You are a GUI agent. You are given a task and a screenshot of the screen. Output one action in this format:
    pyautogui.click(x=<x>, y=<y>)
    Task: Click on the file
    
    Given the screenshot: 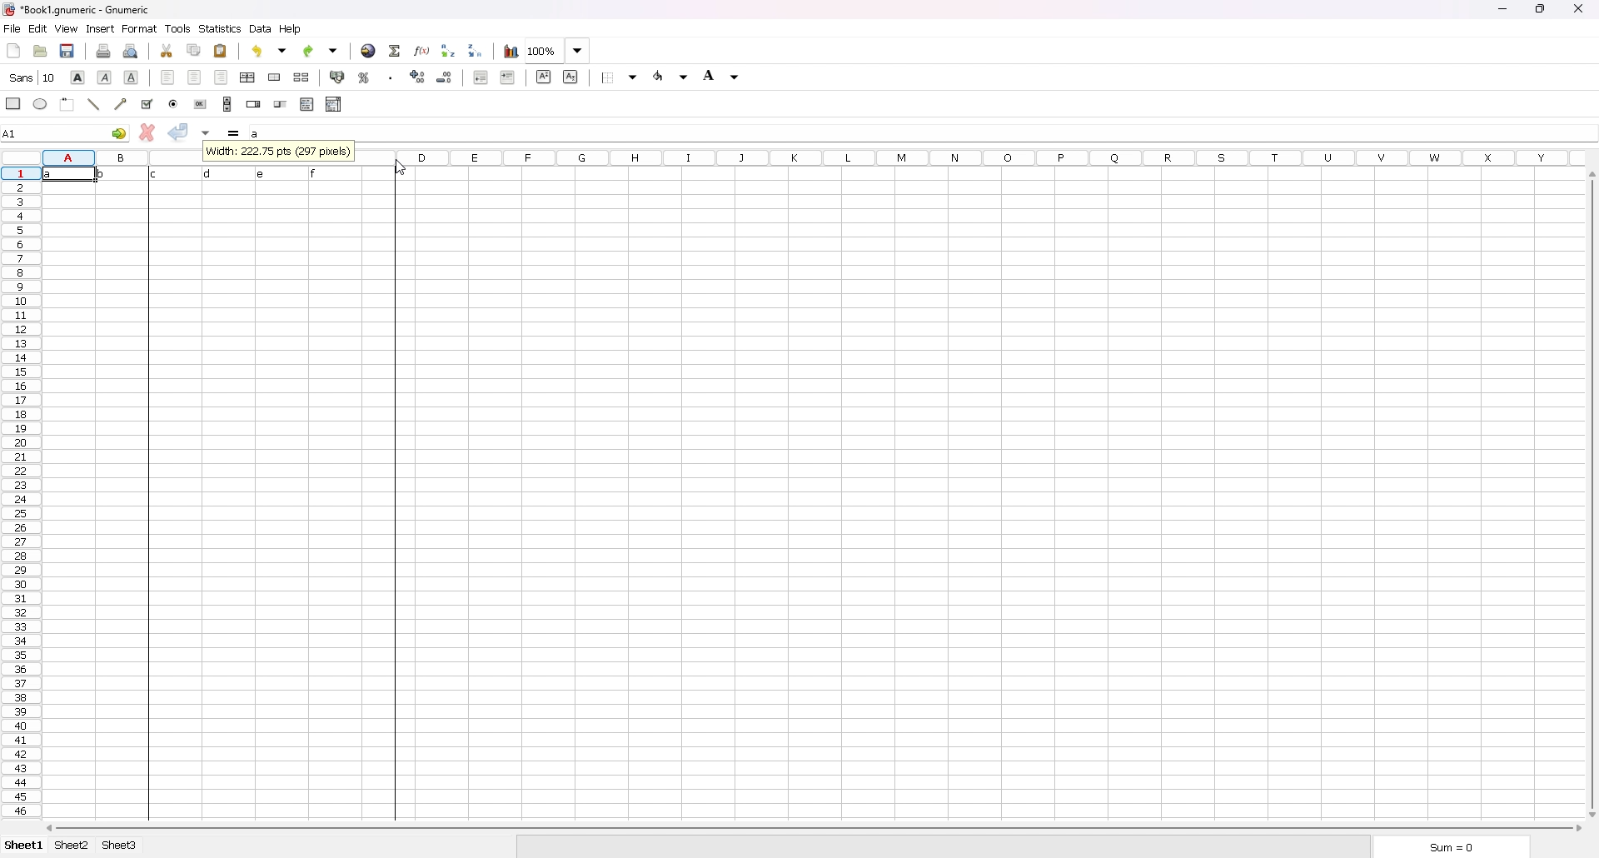 What is the action you would take?
    pyautogui.click(x=12, y=28)
    